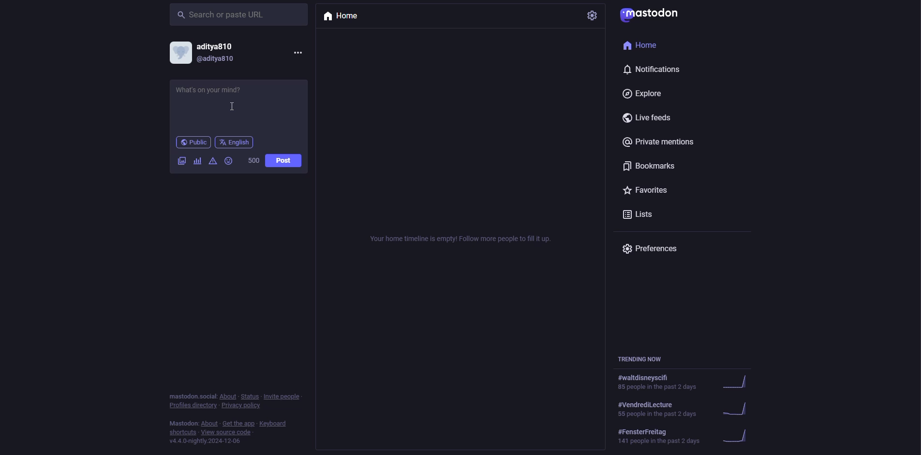 The height and width of the screenshot is (455, 921). Describe the element at coordinates (223, 15) in the screenshot. I see `search` at that location.